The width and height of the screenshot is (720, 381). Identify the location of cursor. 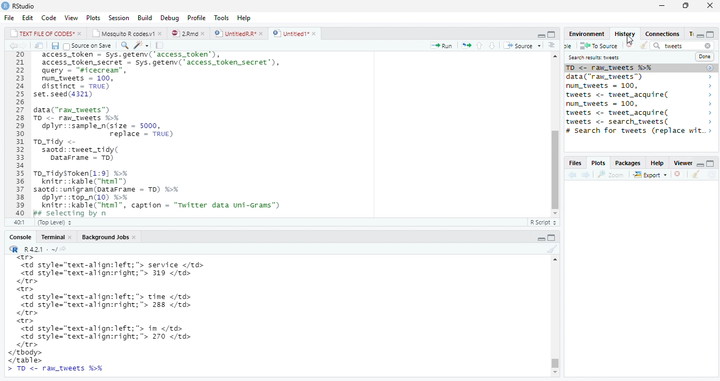
(629, 40).